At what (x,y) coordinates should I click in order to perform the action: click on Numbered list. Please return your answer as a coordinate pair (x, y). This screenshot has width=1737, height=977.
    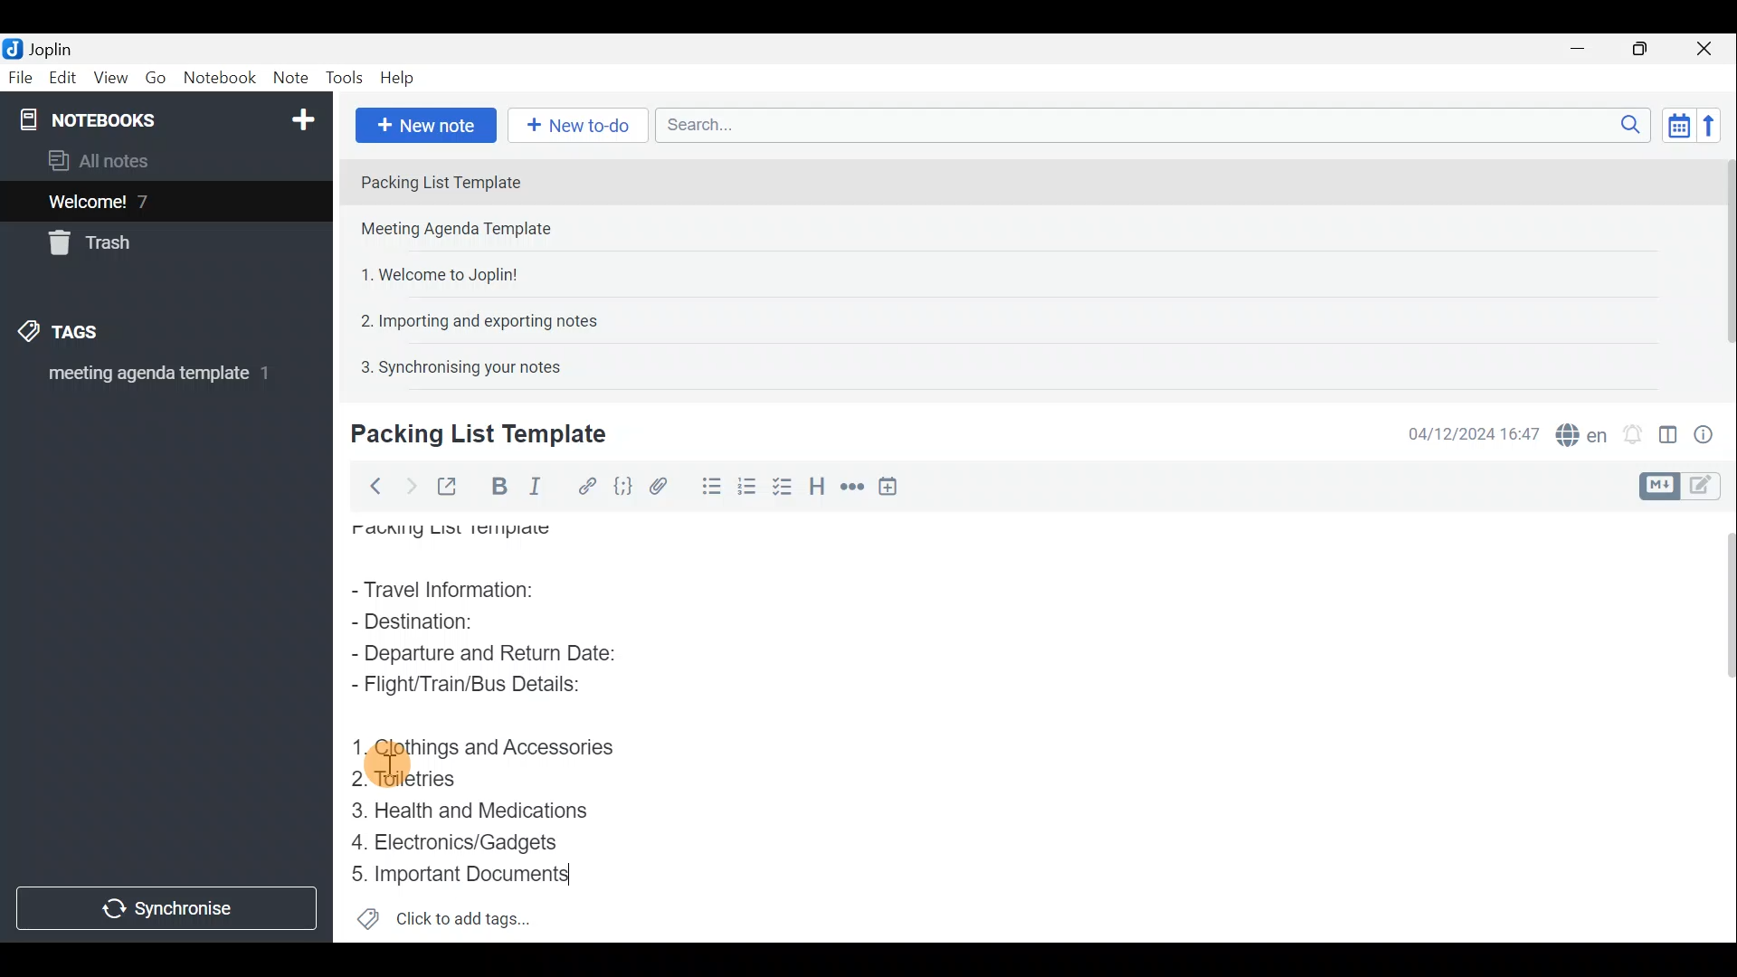
    Looking at the image, I should click on (784, 486).